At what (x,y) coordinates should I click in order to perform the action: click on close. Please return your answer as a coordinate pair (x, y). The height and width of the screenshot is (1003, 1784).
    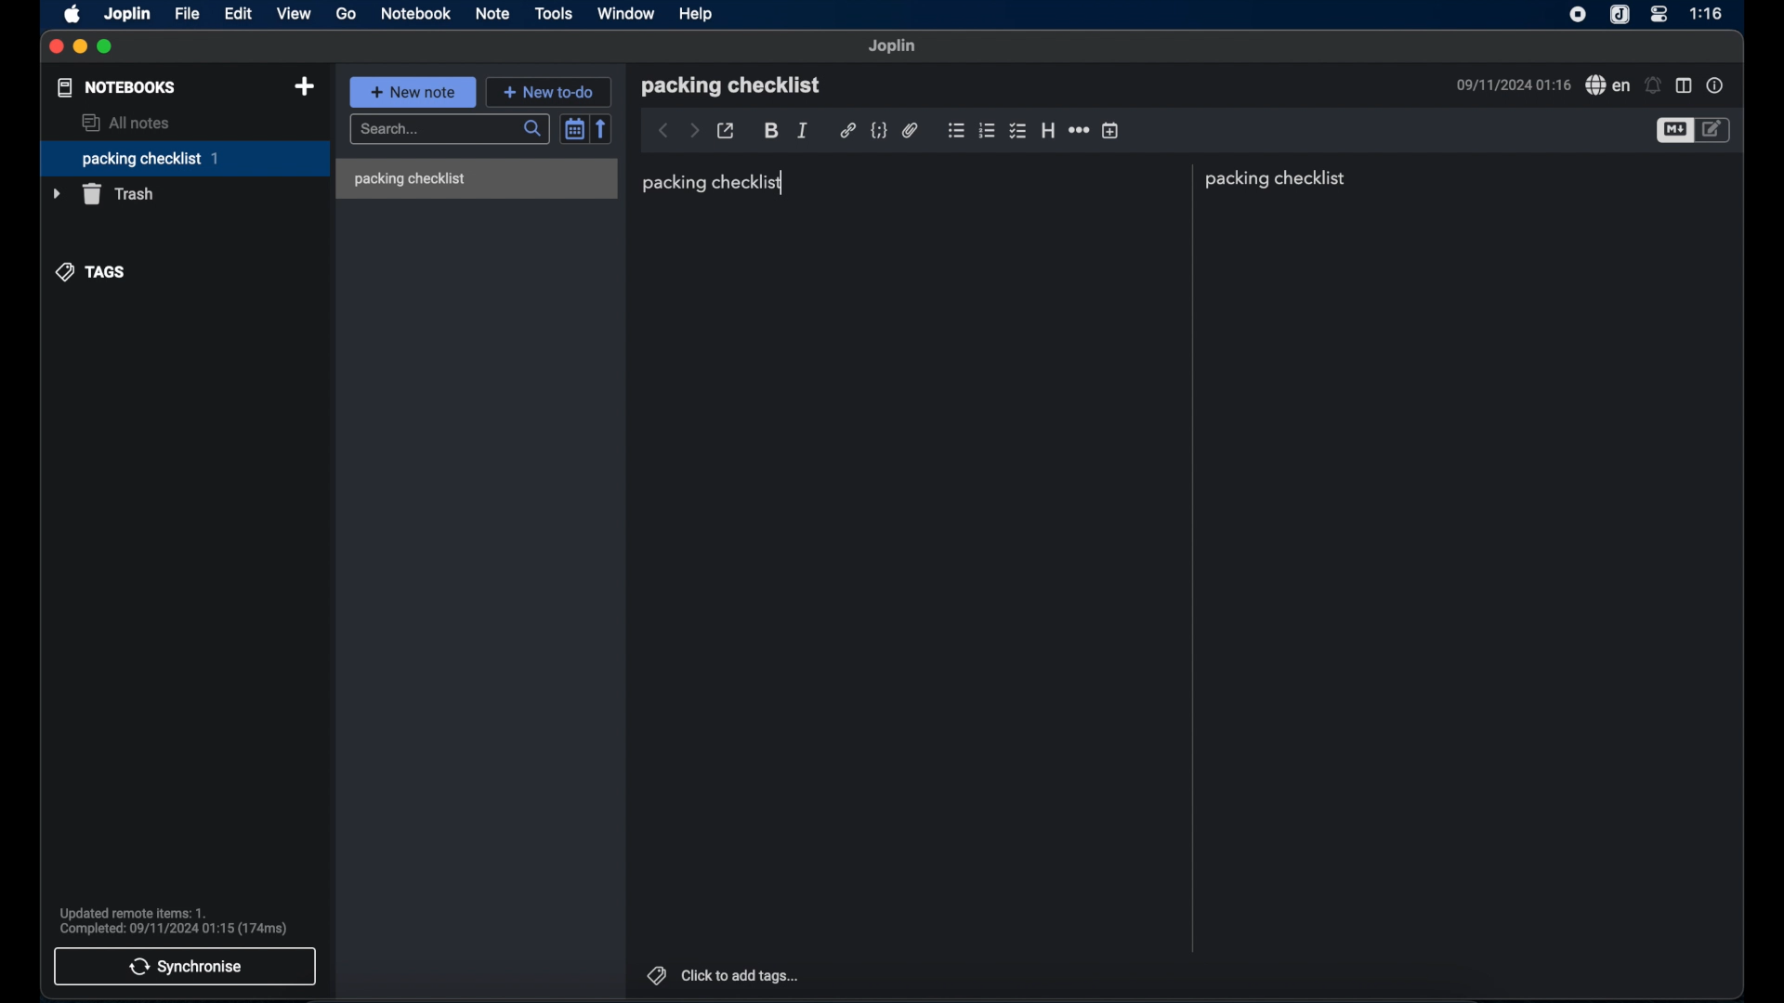
    Looking at the image, I should click on (56, 46).